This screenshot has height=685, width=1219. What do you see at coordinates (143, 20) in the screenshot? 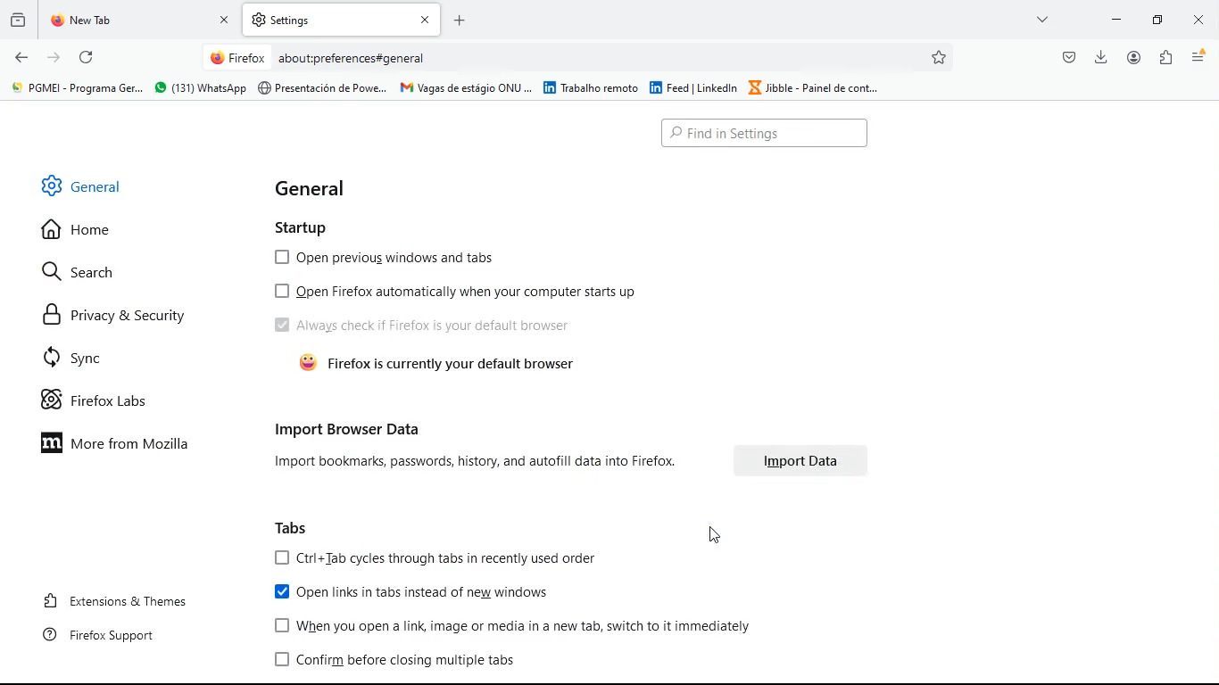
I see `tab` at bounding box center [143, 20].